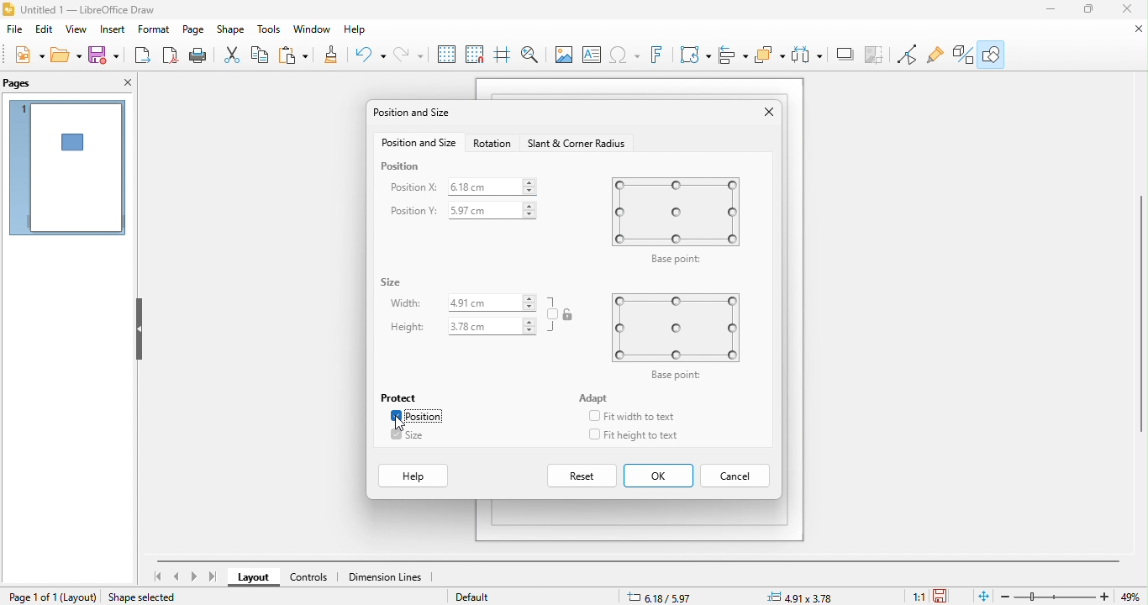  I want to click on pages, so click(29, 83).